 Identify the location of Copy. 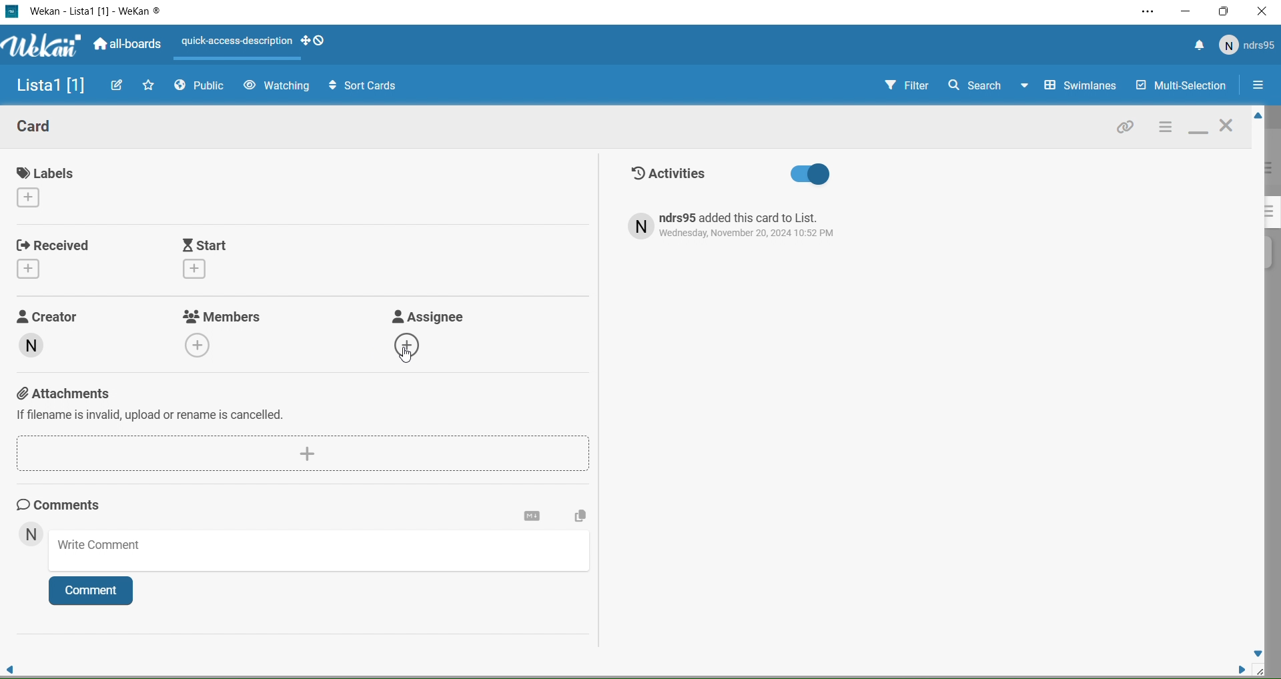
(578, 518).